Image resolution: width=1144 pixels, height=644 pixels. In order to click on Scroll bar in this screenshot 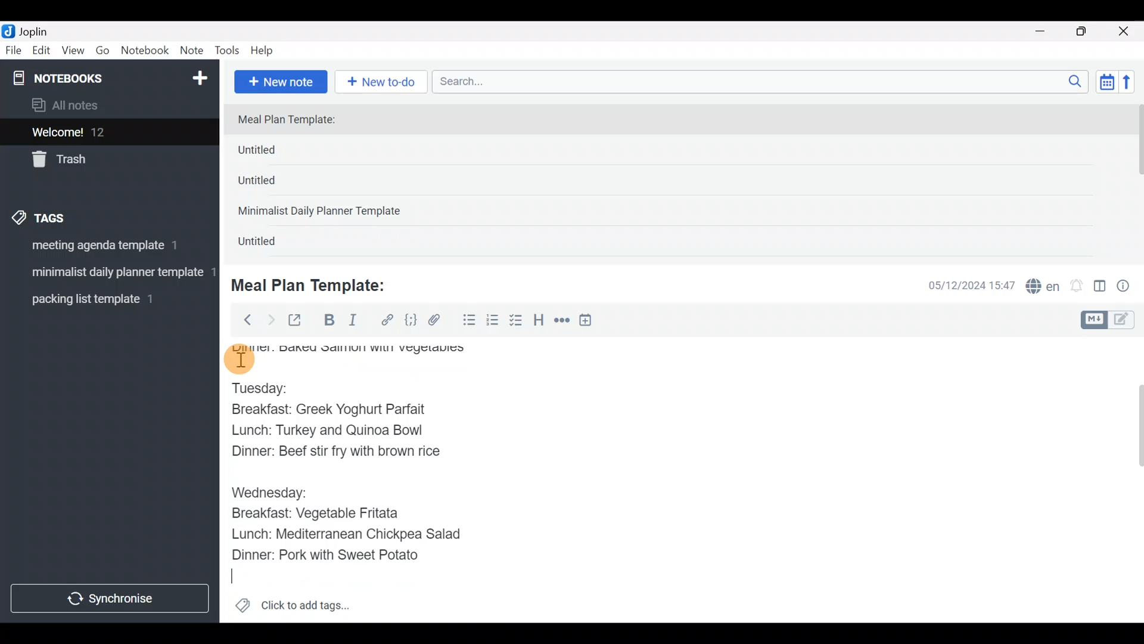, I will do `click(1131, 479)`.